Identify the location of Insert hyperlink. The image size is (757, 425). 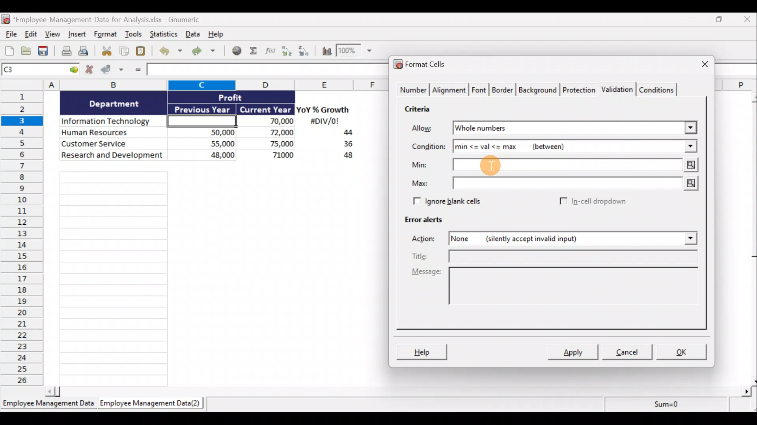
(237, 51).